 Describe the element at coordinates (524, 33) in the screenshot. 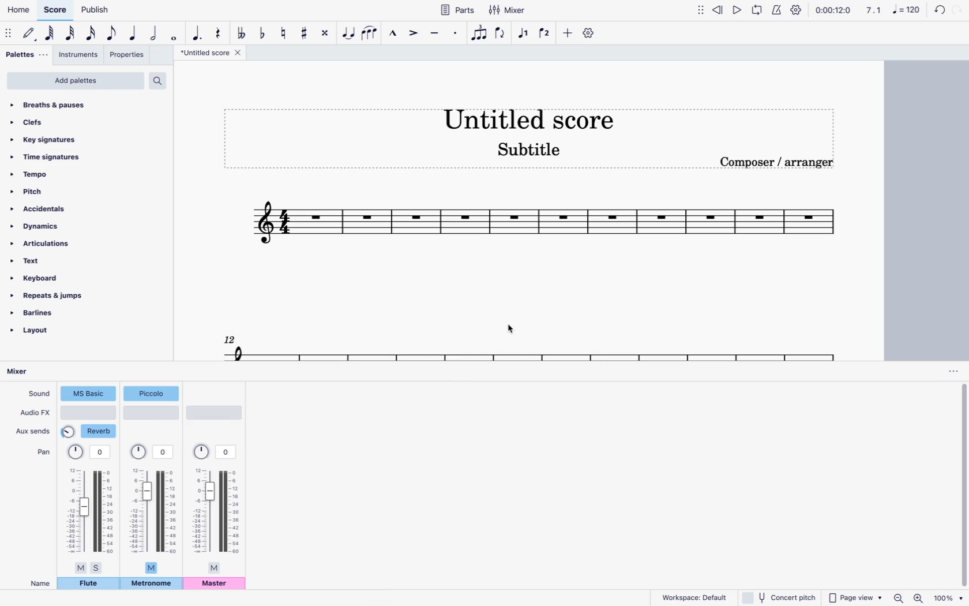

I see `voice 1` at that location.